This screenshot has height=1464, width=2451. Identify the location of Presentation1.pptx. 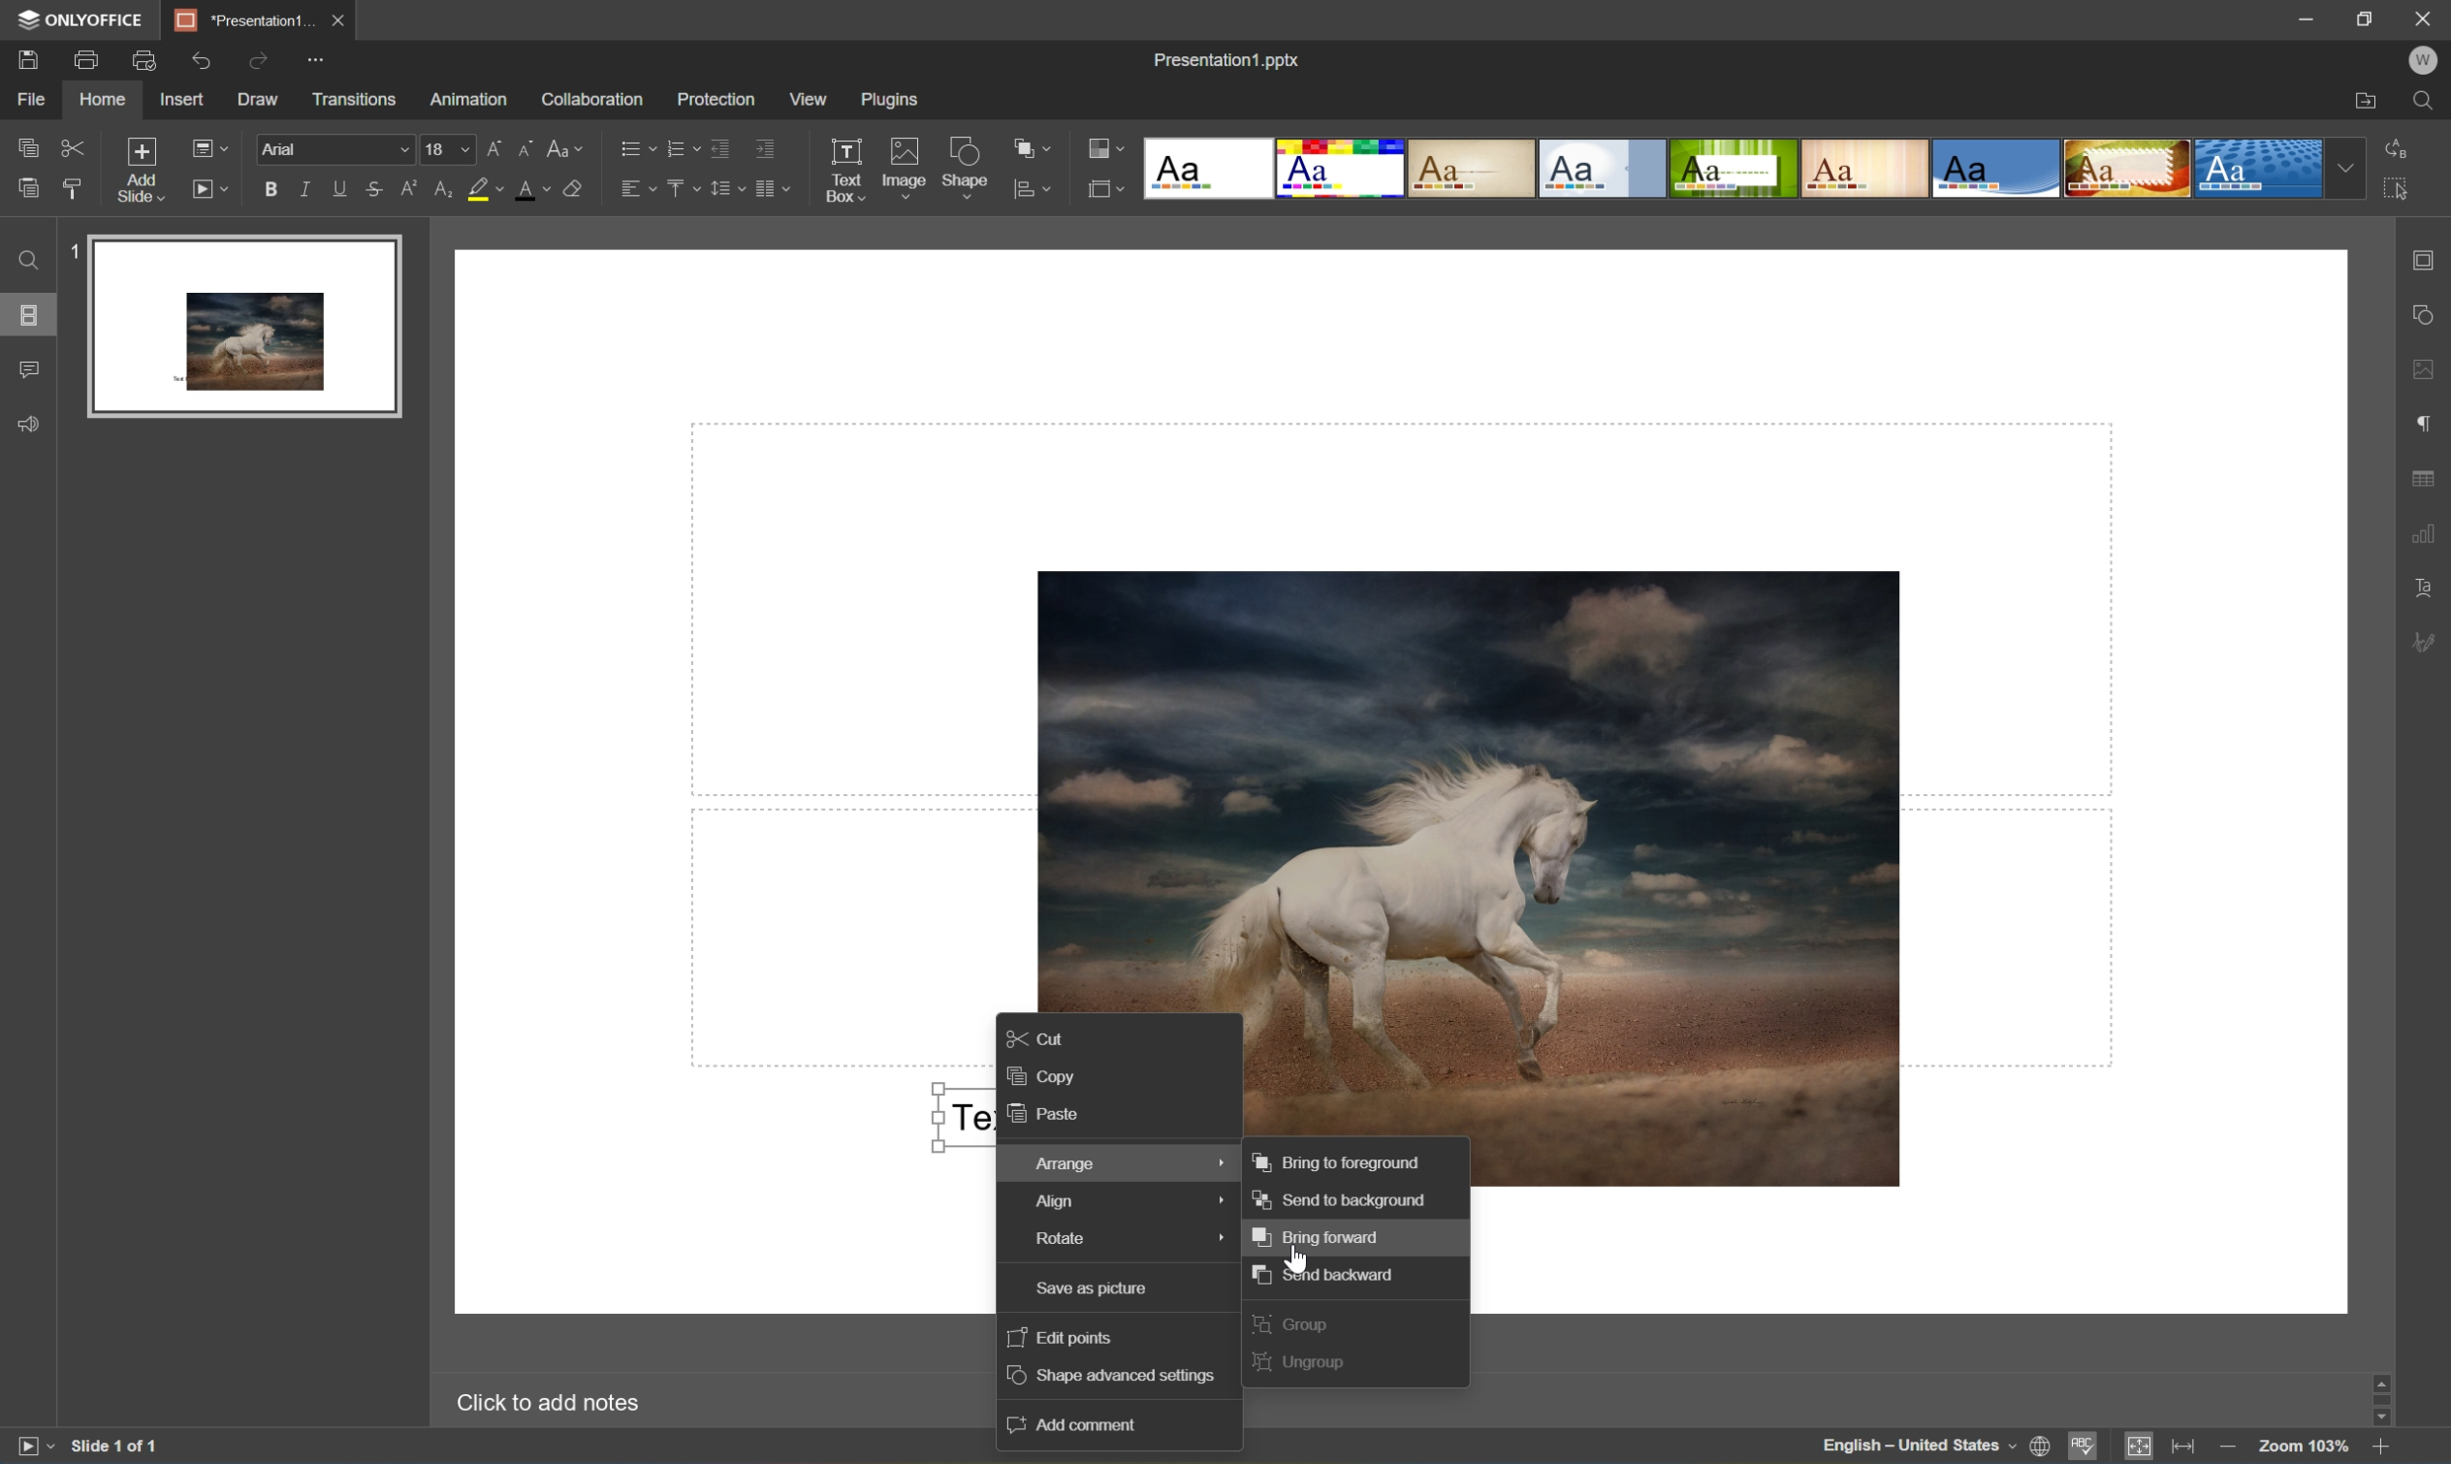
(1229, 60).